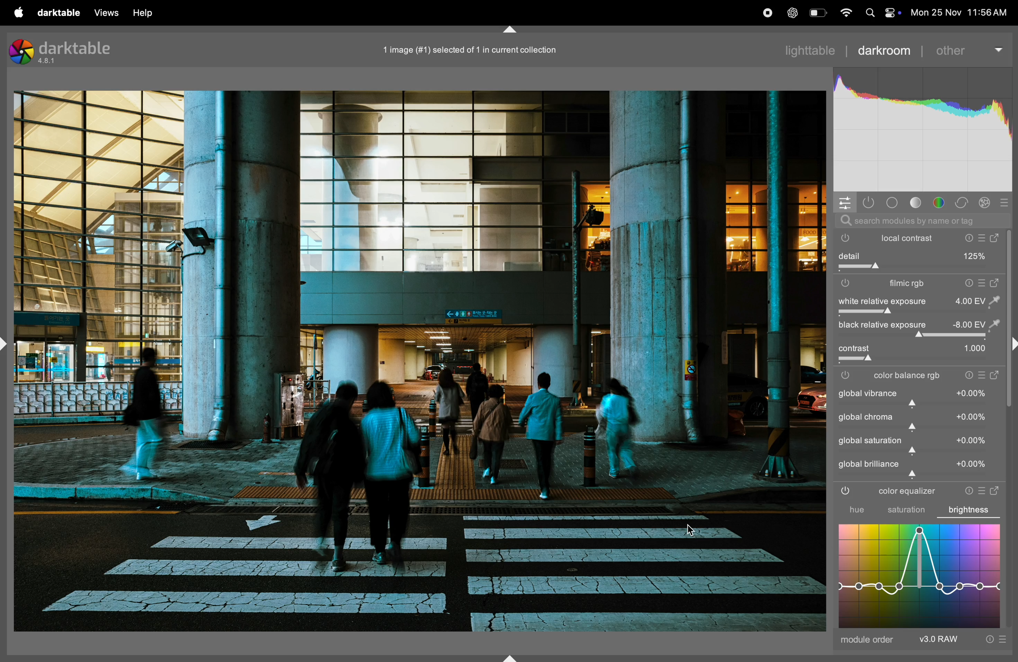 The height and width of the screenshot is (662, 1018). Describe the element at coordinates (922, 130) in the screenshot. I see `mns` at that location.